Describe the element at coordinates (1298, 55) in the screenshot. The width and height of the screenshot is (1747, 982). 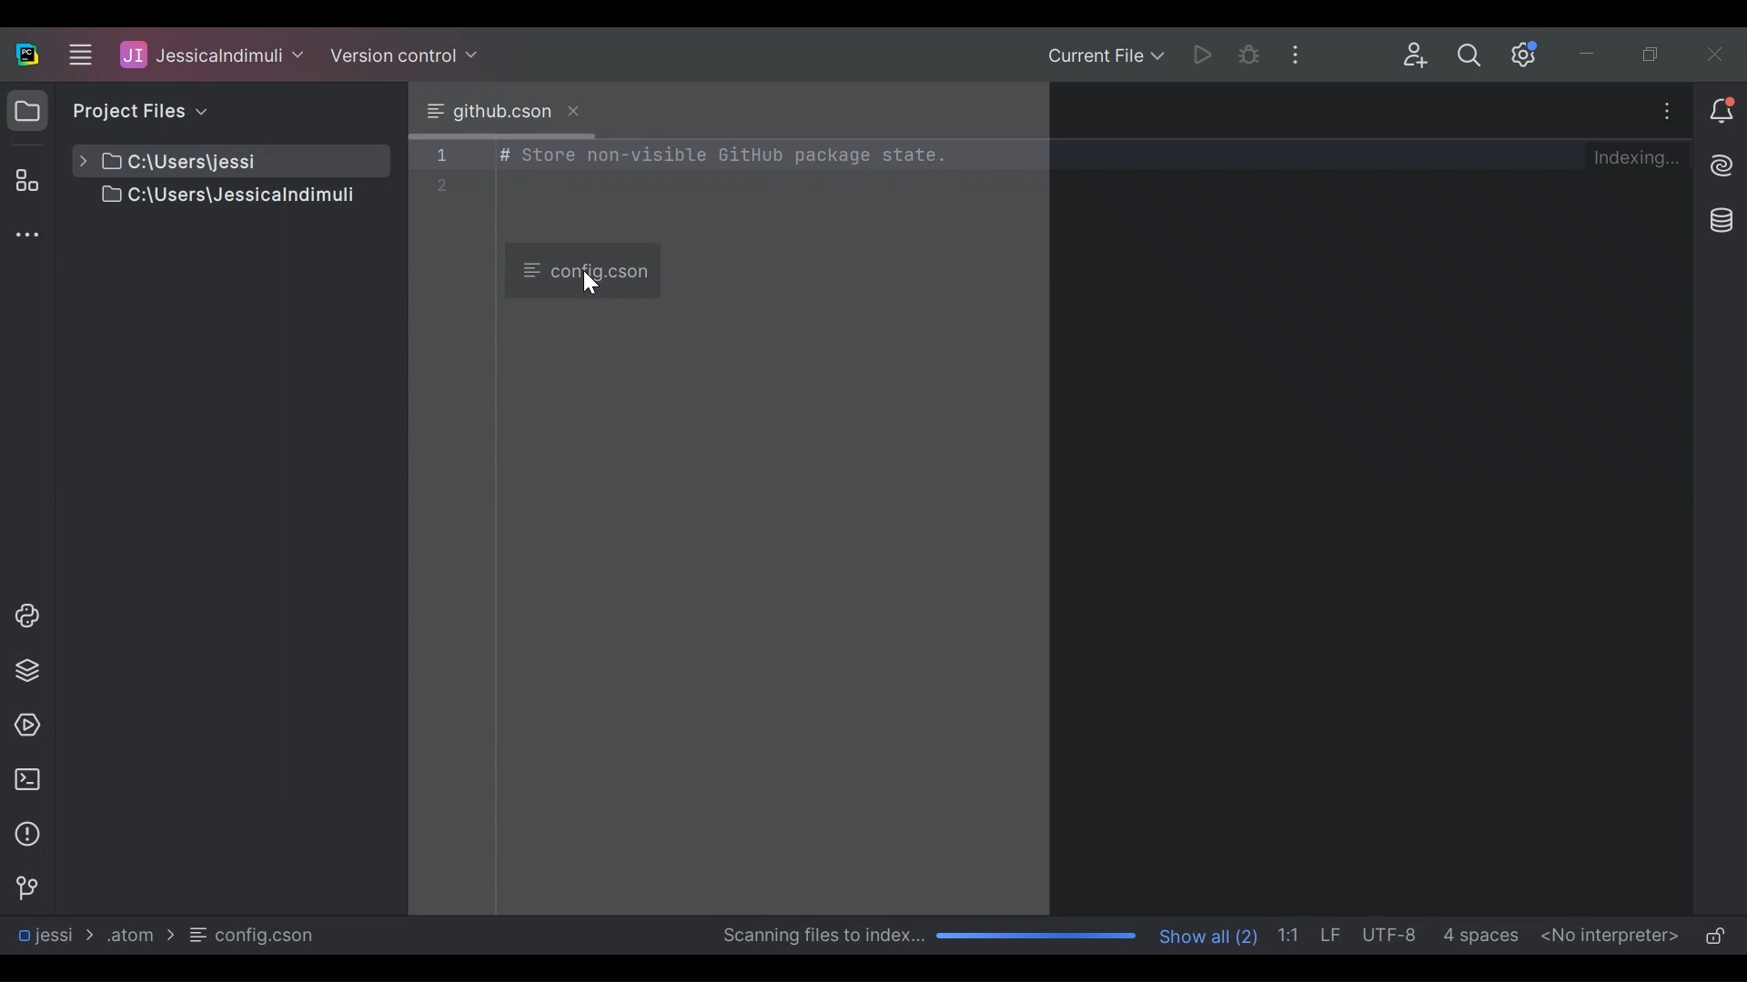
I see `More Options` at that location.